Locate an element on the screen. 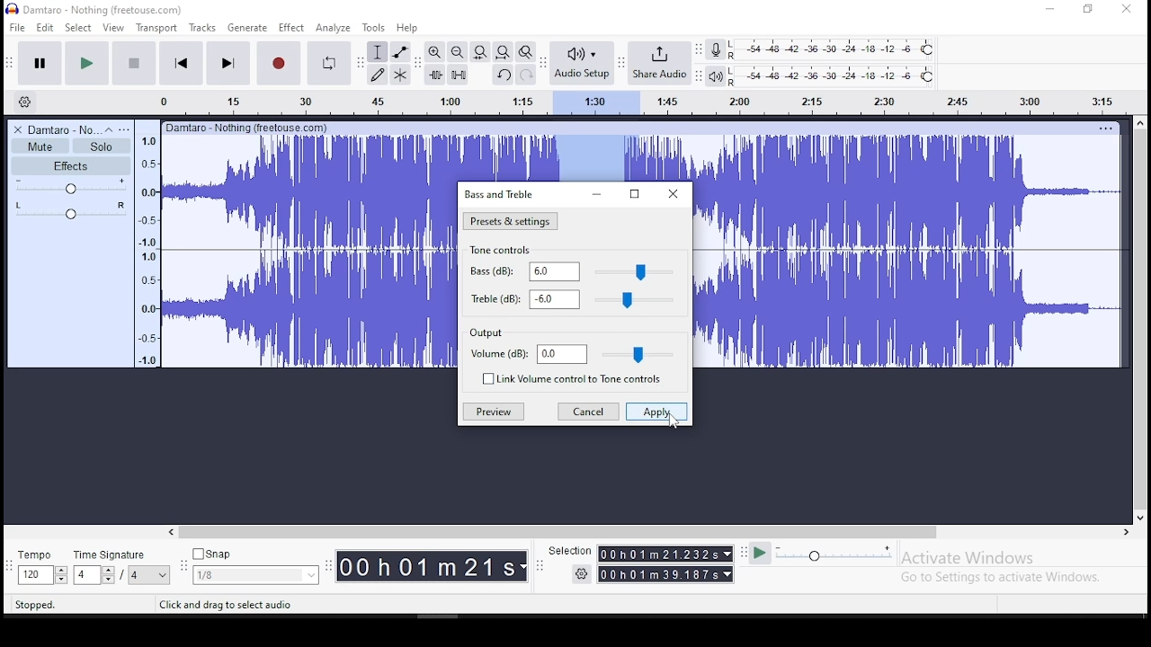  audio setup is located at coordinates (581, 61).